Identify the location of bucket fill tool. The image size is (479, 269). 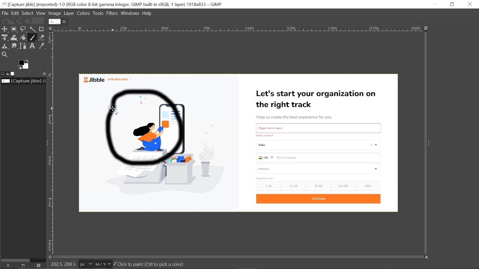
(24, 38).